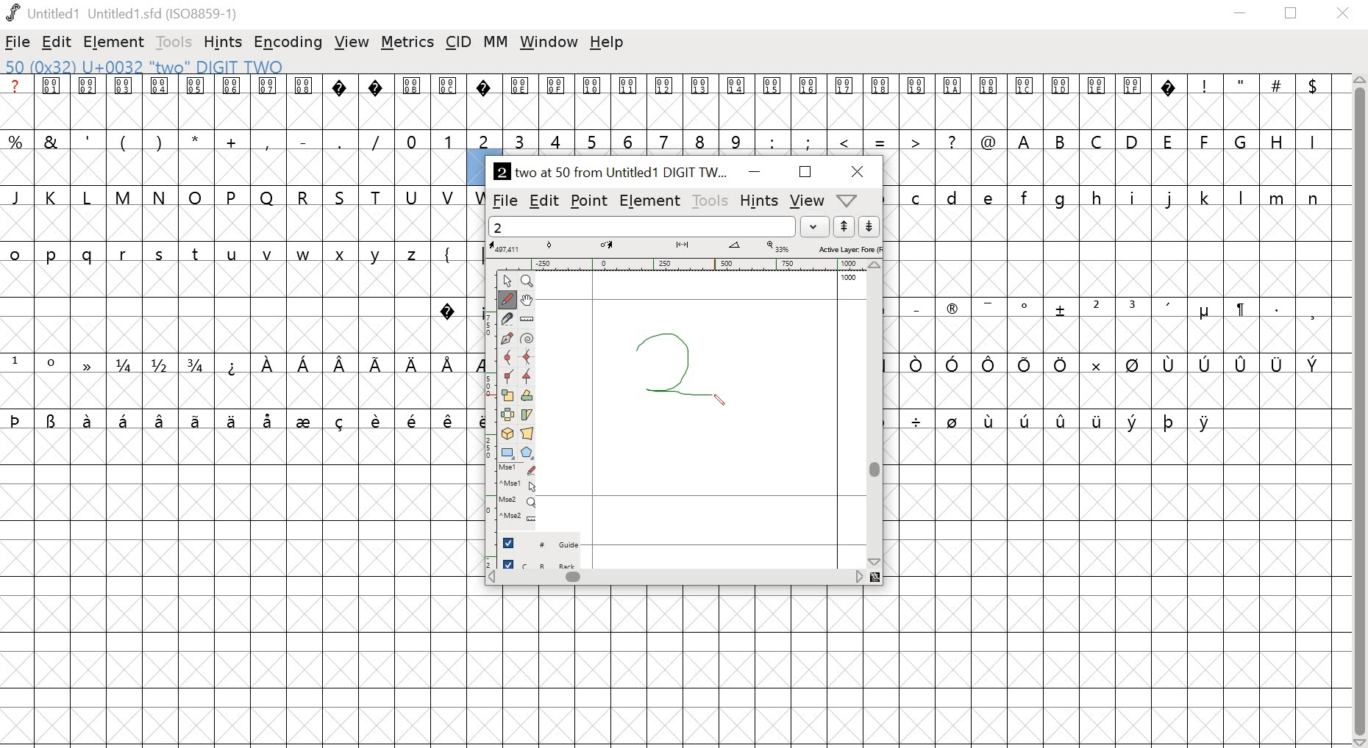  What do you see at coordinates (527, 377) in the screenshot?
I see `tangent` at bounding box center [527, 377].